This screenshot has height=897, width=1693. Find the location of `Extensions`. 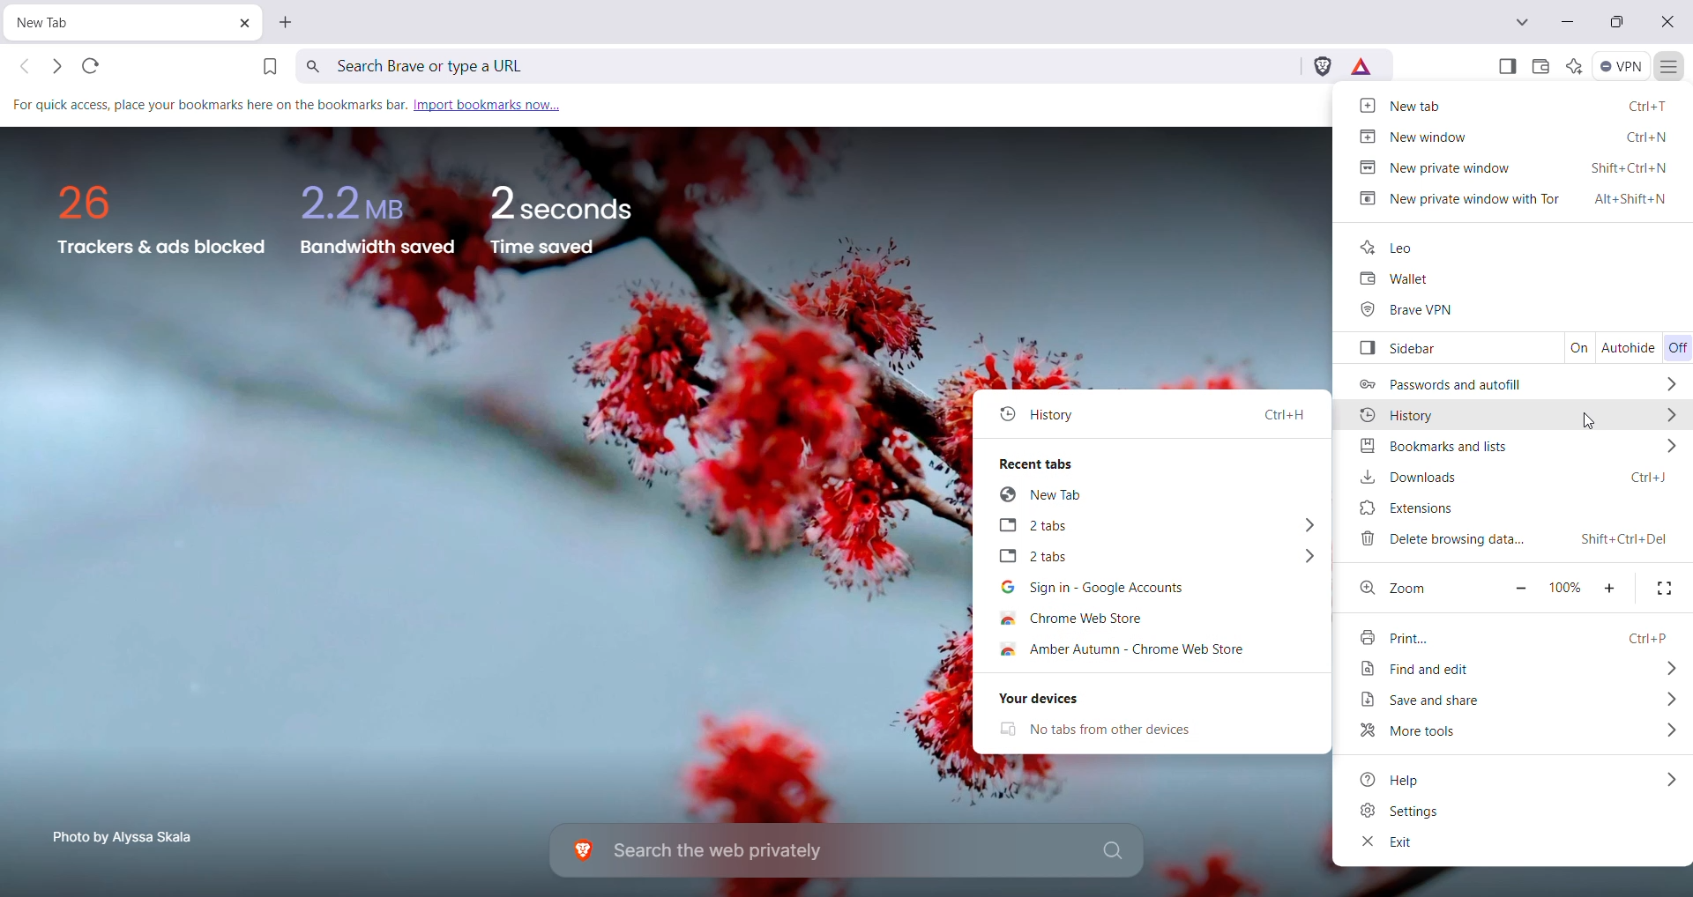

Extensions is located at coordinates (1510, 508).